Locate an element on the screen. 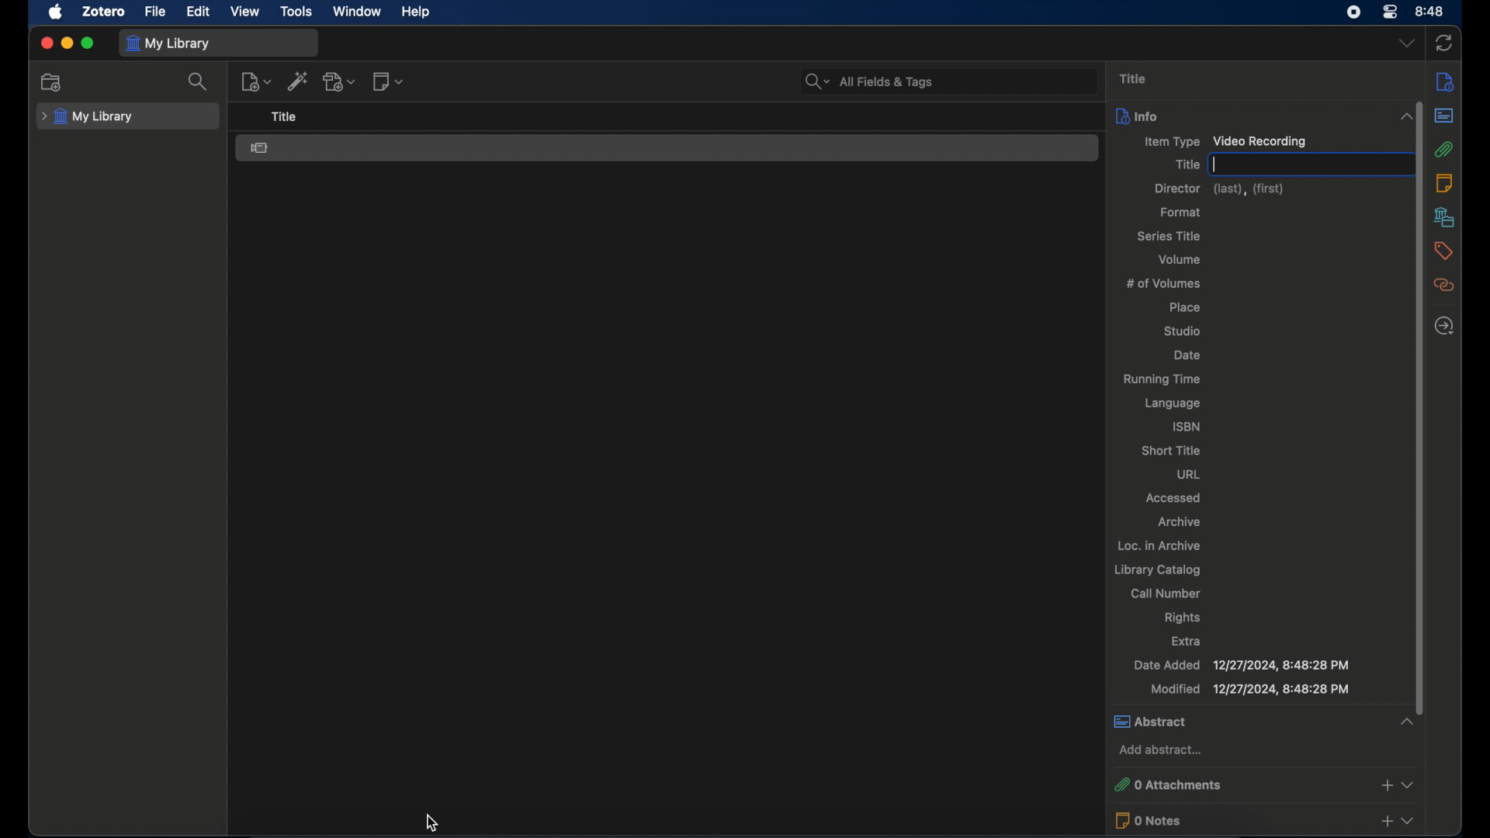 The image size is (1490, 838). rights is located at coordinates (1183, 618).